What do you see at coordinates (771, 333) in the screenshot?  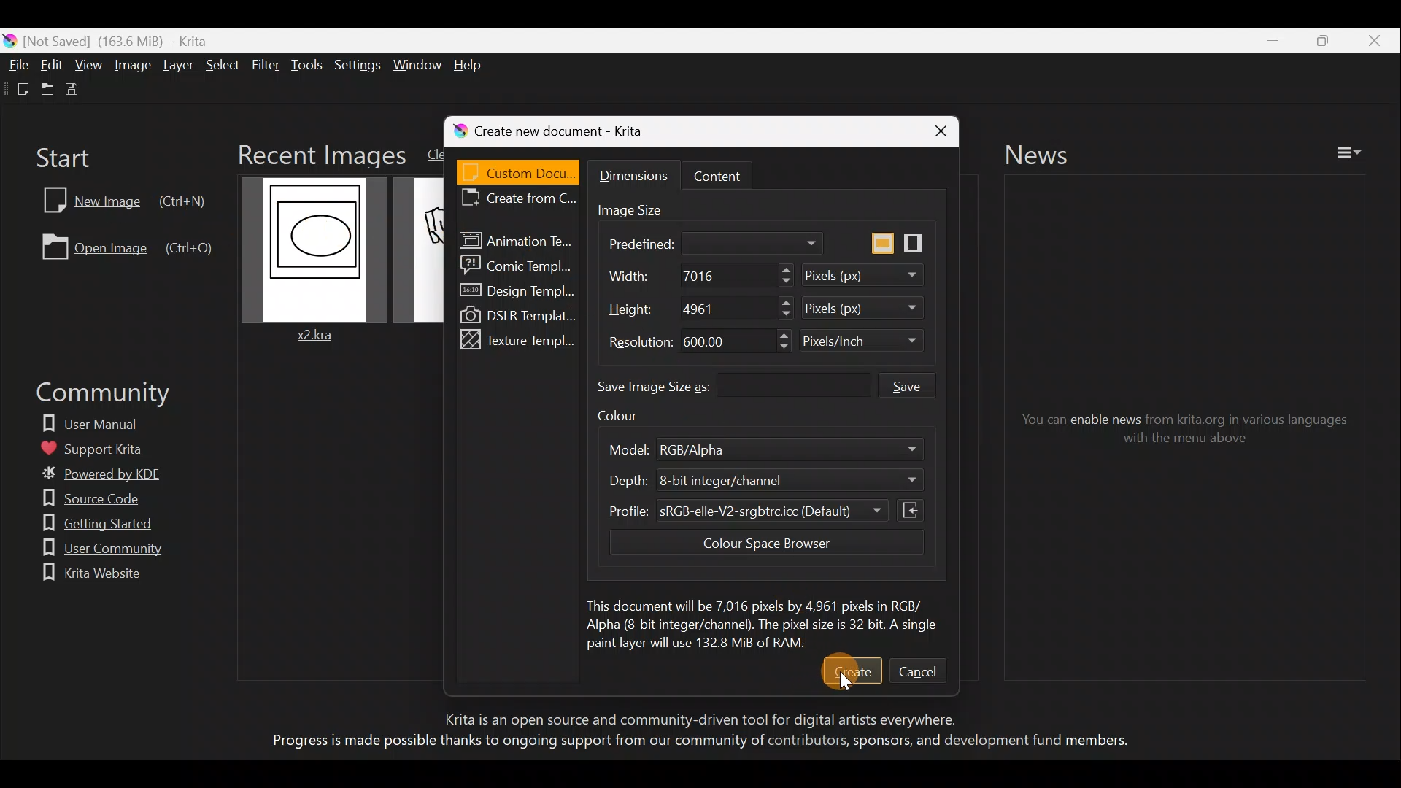 I see `Increase resolution` at bounding box center [771, 333].